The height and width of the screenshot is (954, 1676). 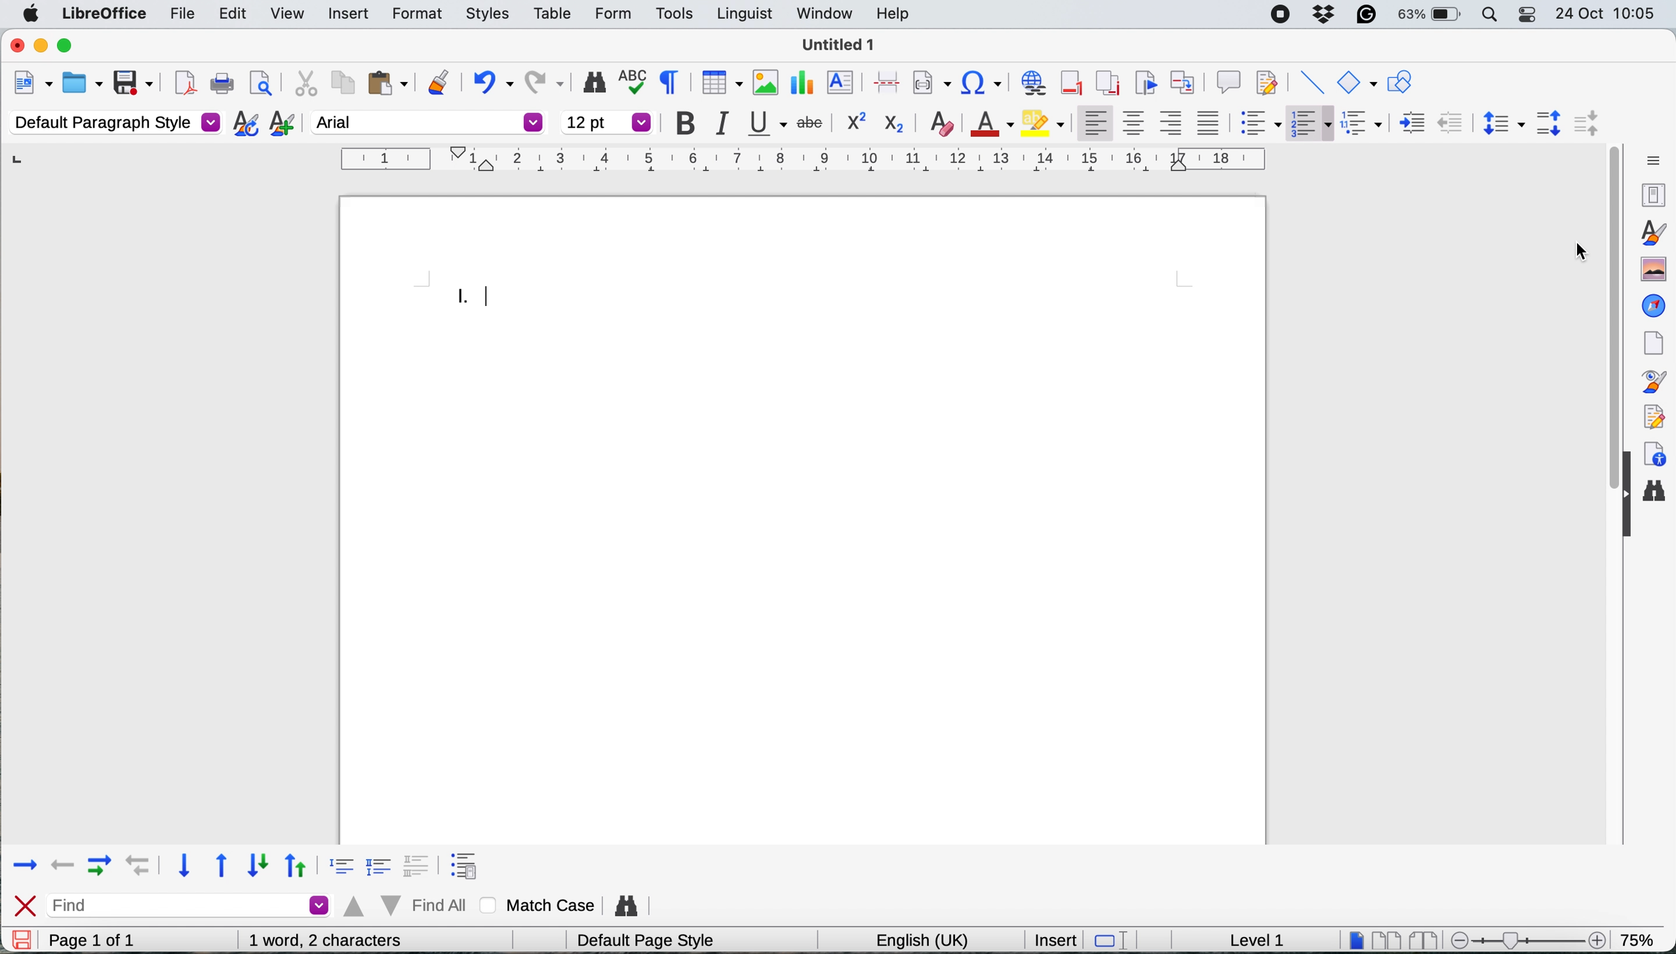 I want to click on italic, so click(x=728, y=124).